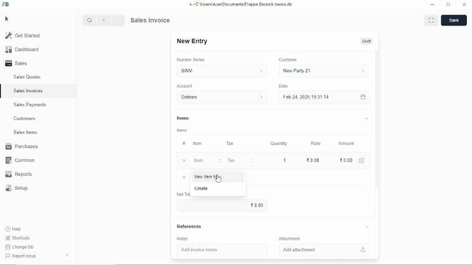 This screenshot has height=265, width=472. Describe the element at coordinates (325, 97) in the screenshot. I see `Feb 24, 2025 19:31:14` at that location.